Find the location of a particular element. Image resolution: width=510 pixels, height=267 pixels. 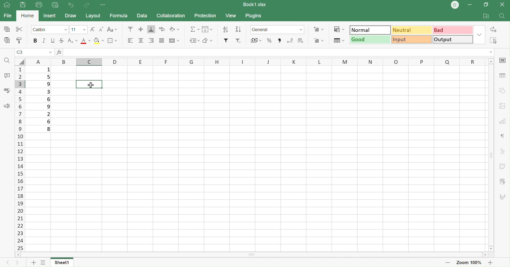

Replace is located at coordinates (495, 29).